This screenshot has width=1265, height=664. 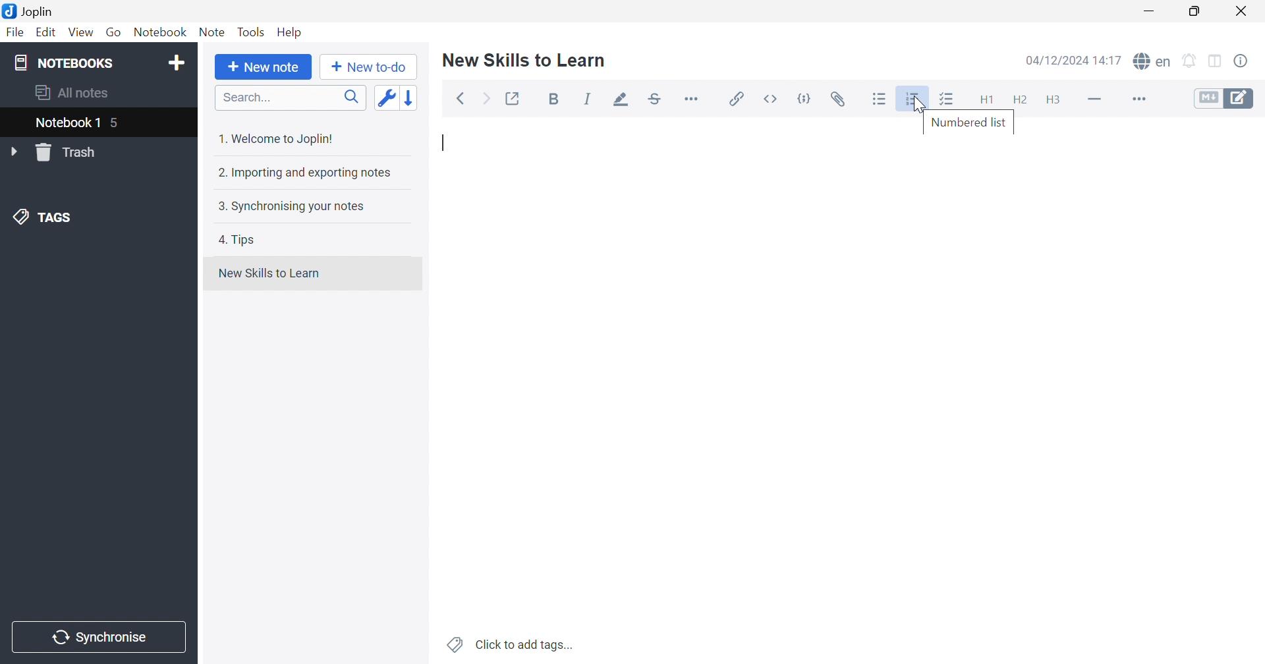 What do you see at coordinates (45, 215) in the screenshot?
I see `TAGS` at bounding box center [45, 215].